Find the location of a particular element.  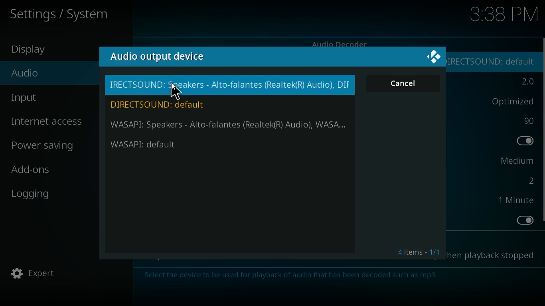

option is located at coordinates (515, 161).